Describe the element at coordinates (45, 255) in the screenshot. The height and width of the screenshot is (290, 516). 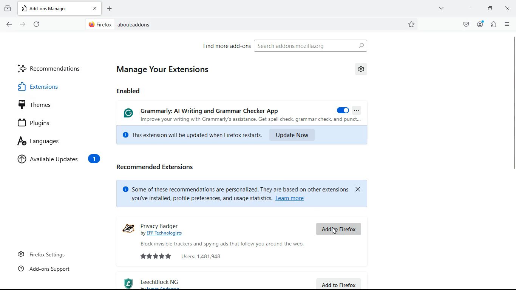
I see `Firefox settings` at that location.